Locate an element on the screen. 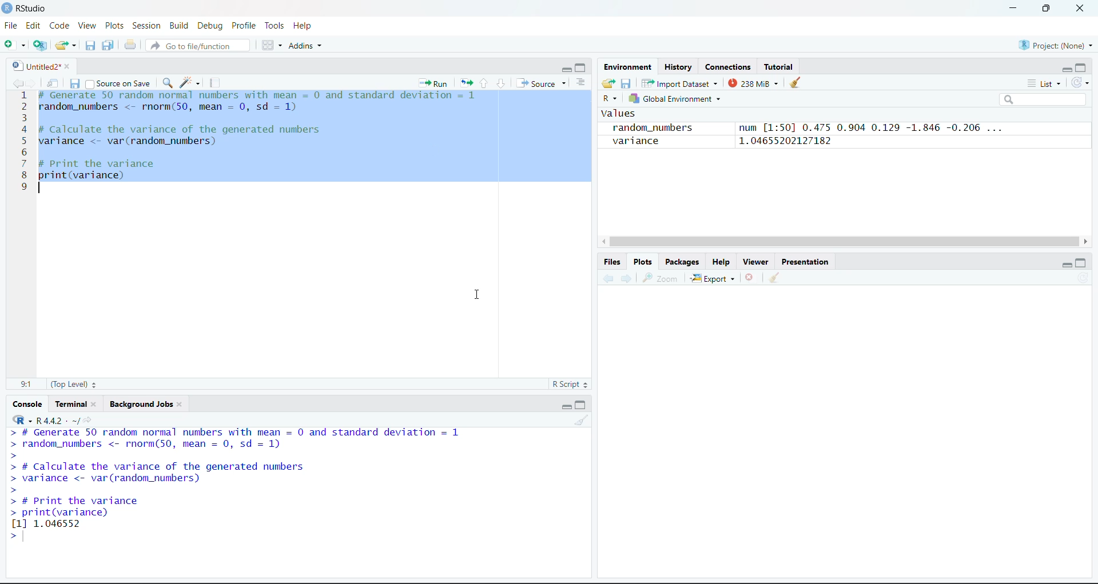  minimize is located at coordinates (1066, 71).